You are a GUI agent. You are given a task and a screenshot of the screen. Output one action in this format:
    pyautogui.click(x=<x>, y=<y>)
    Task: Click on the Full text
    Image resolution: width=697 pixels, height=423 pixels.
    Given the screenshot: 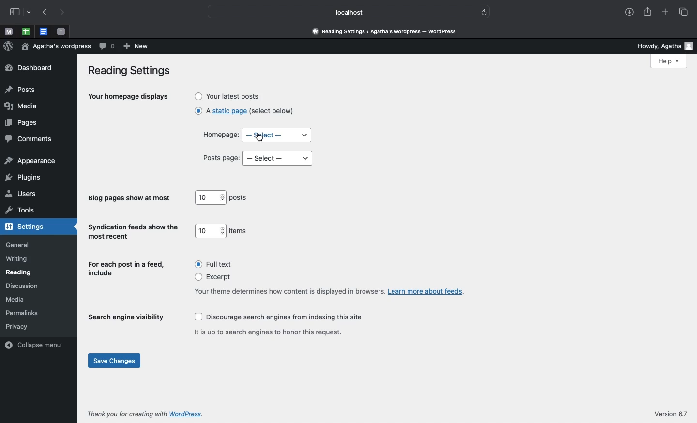 What is the action you would take?
    pyautogui.click(x=216, y=264)
    